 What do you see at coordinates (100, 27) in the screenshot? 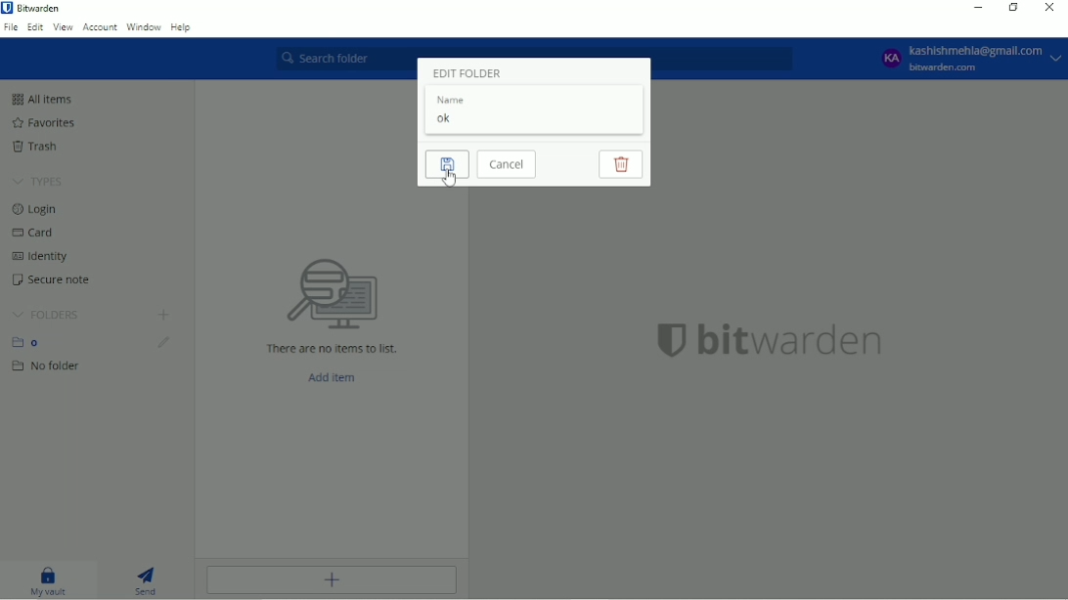
I see `Account` at bounding box center [100, 27].